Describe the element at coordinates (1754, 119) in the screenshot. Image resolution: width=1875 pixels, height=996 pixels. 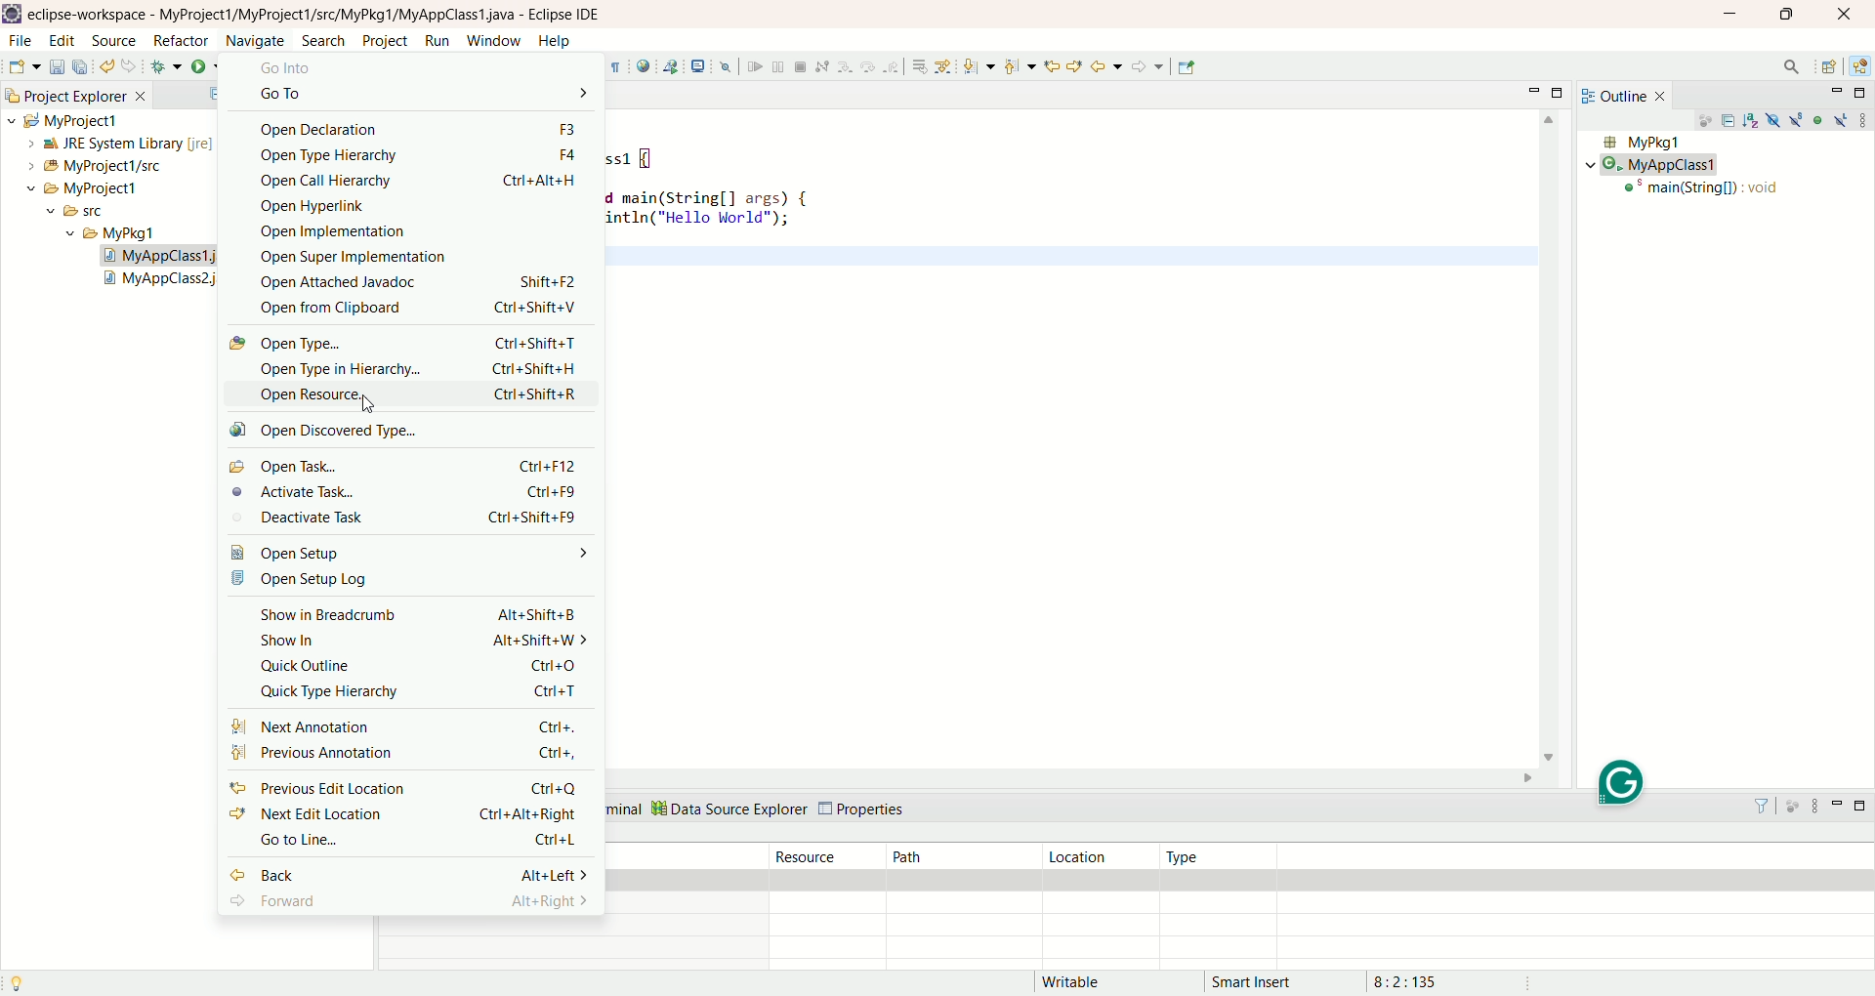
I see `sort` at that location.